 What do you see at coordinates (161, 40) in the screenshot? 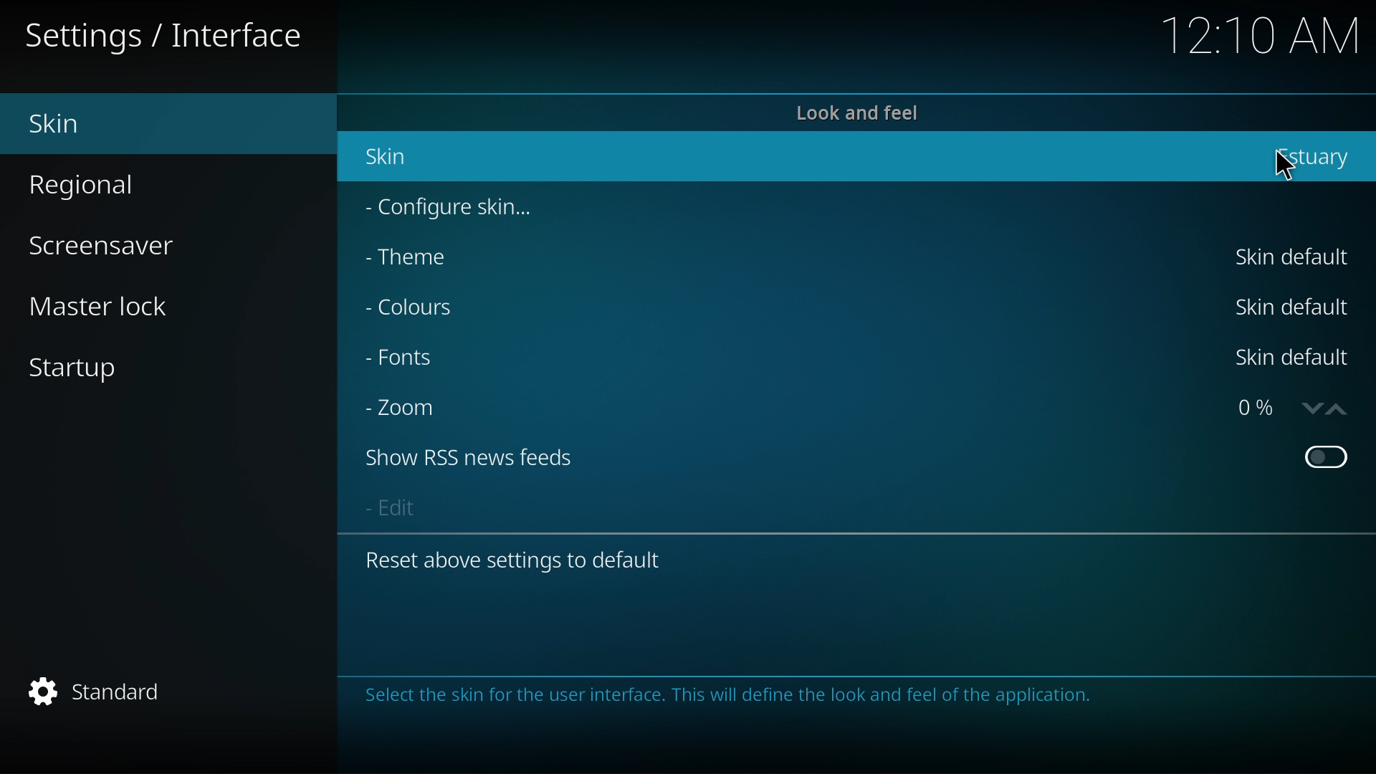
I see `Settings / Interface` at bounding box center [161, 40].